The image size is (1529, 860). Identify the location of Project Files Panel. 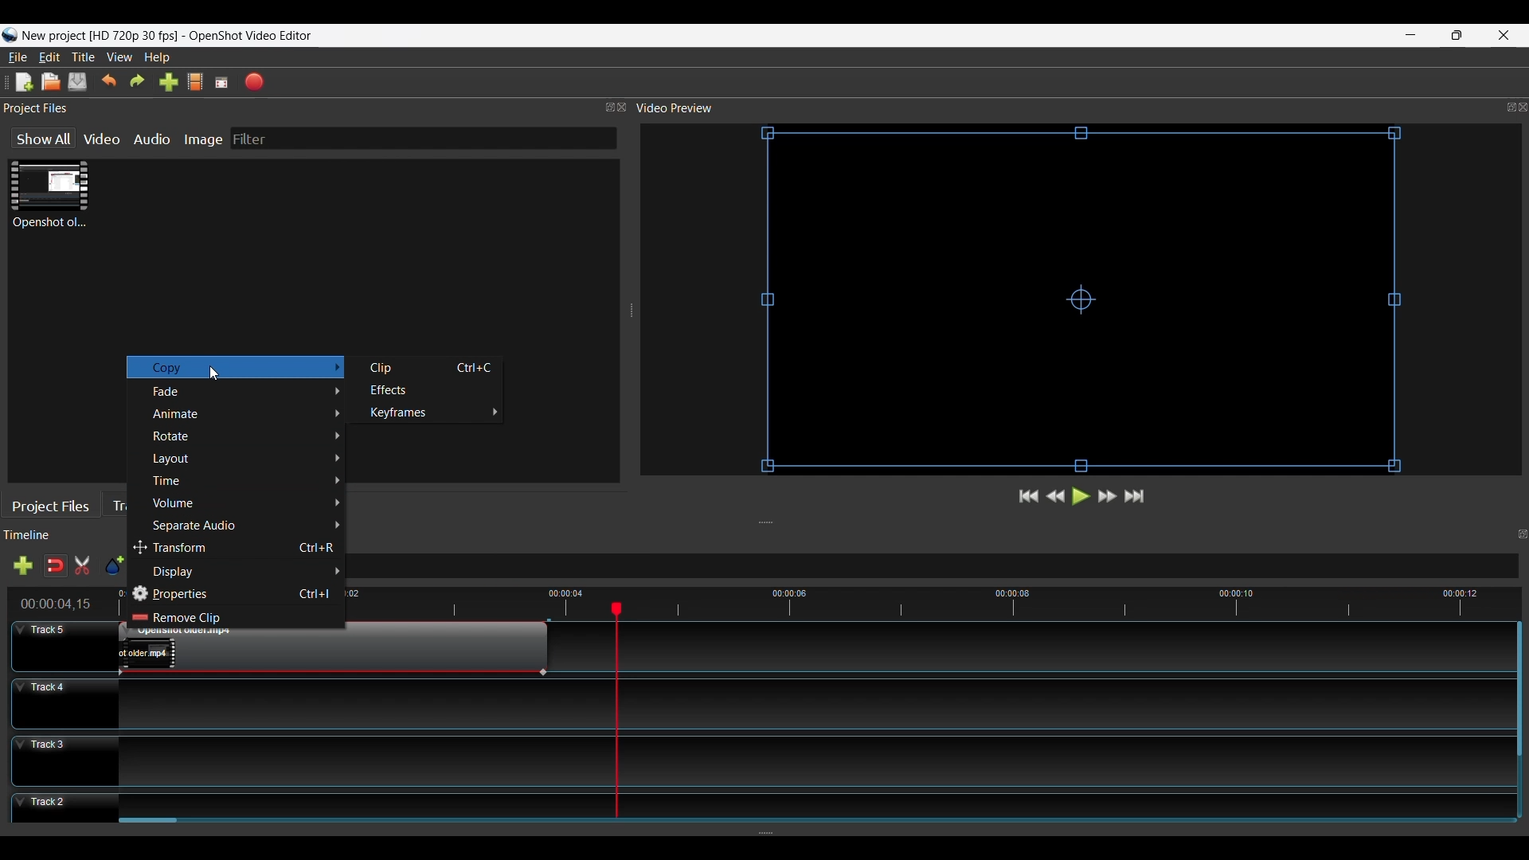
(315, 108).